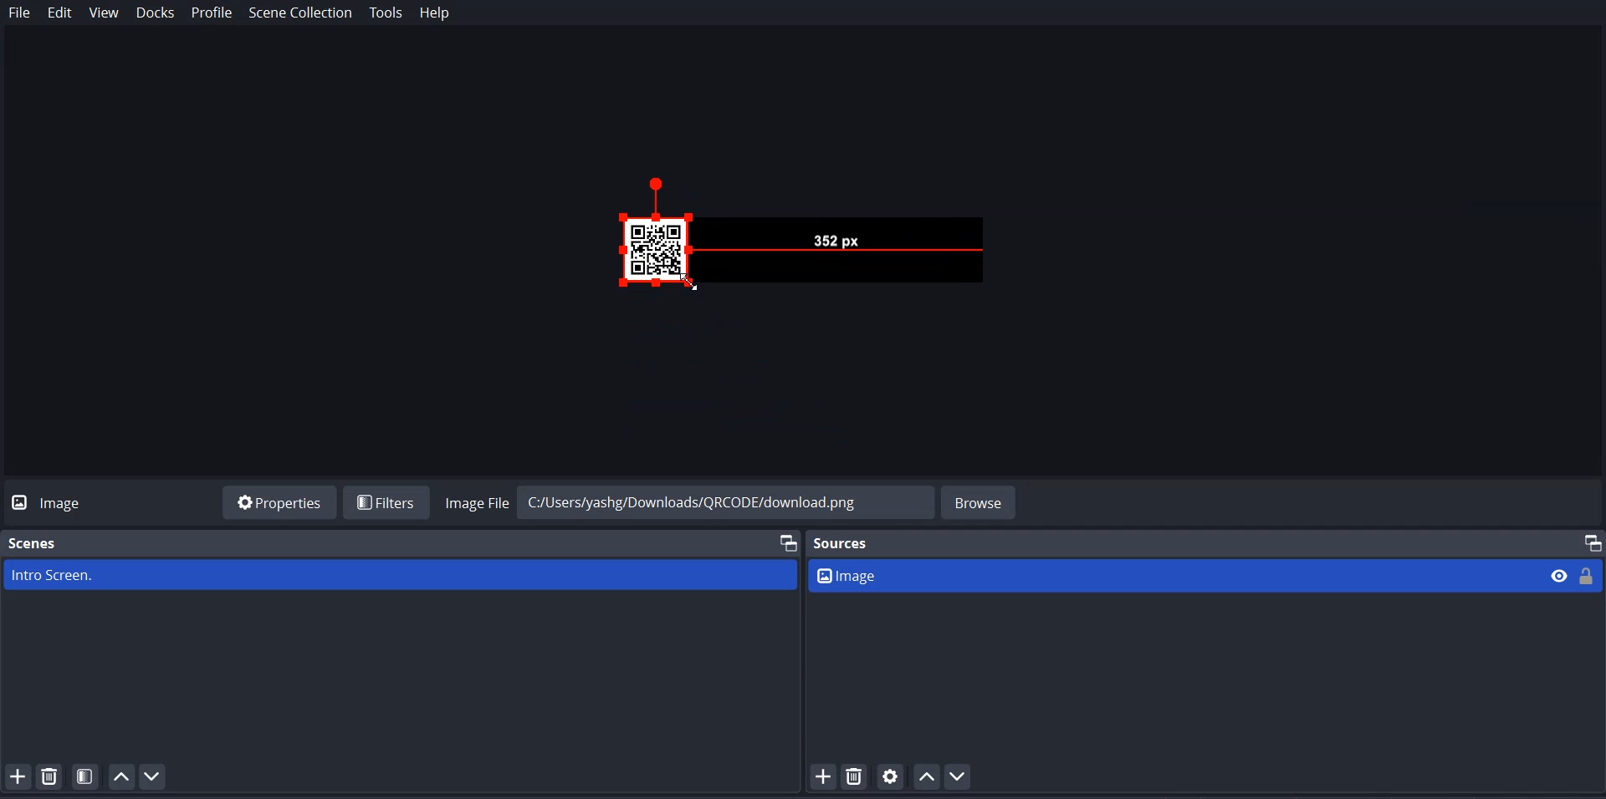  What do you see at coordinates (156, 14) in the screenshot?
I see `Docks` at bounding box center [156, 14].